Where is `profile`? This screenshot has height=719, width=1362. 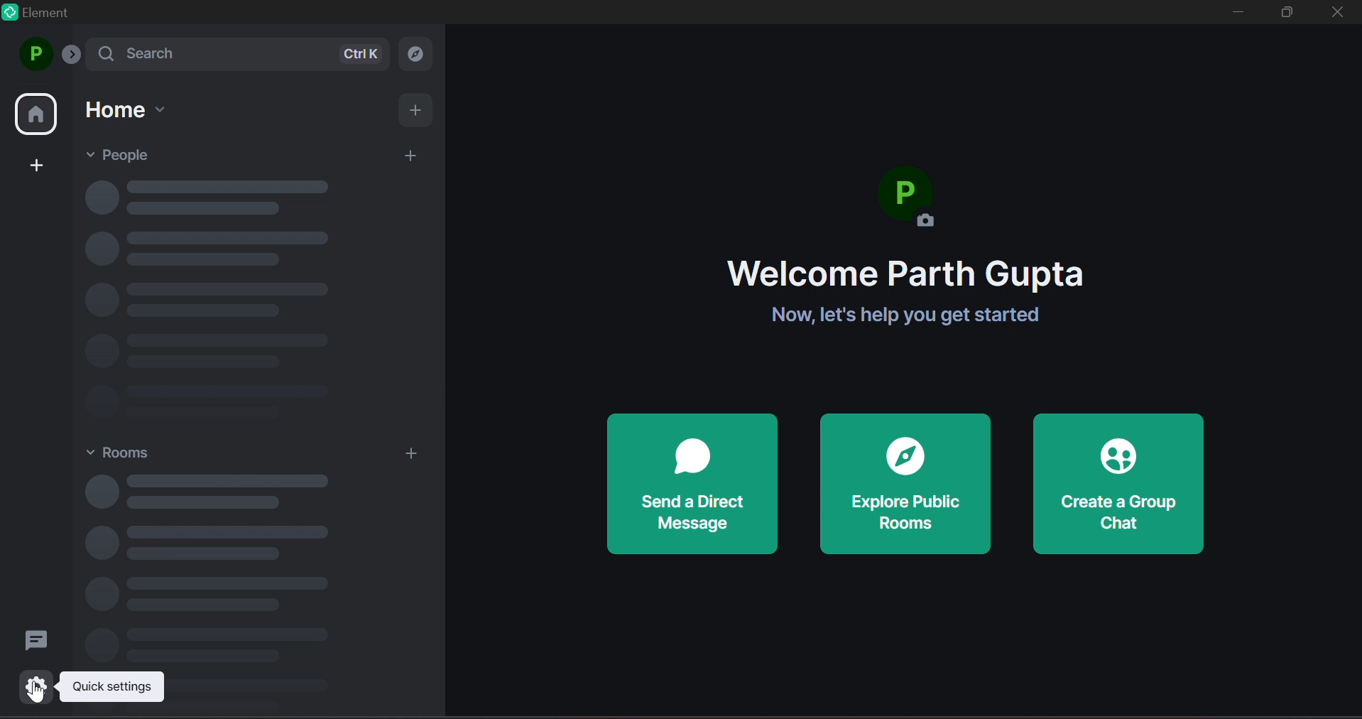 profile is located at coordinates (914, 203).